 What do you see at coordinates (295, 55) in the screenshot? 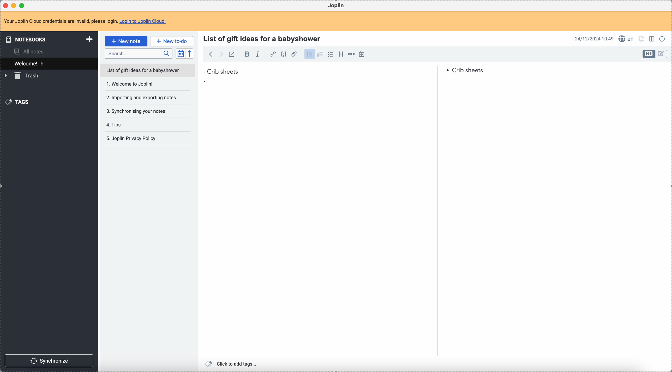
I see `attach file` at bounding box center [295, 55].